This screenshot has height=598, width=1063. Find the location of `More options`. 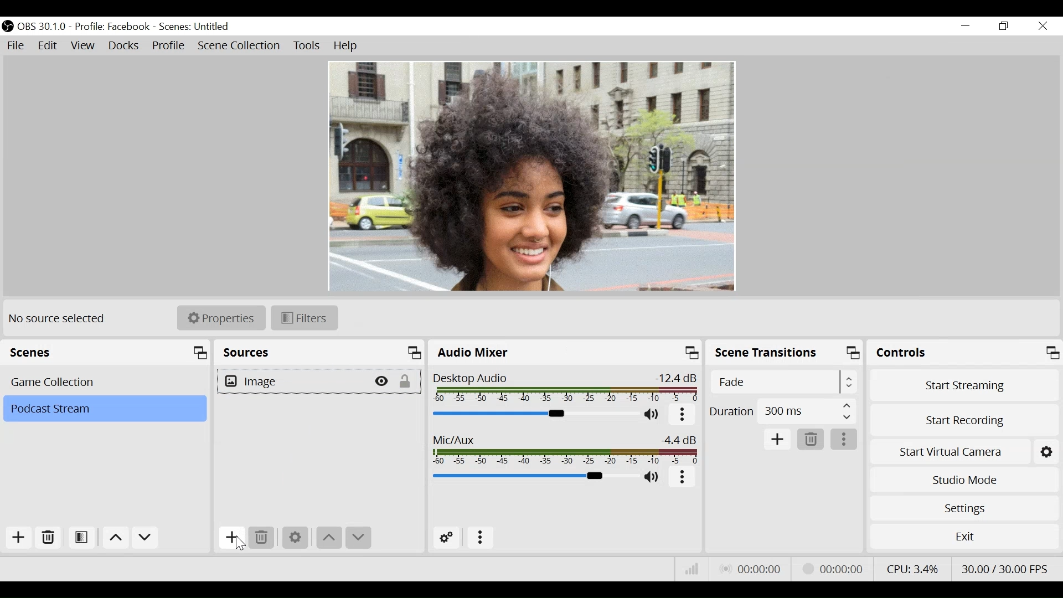

More options is located at coordinates (683, 477).